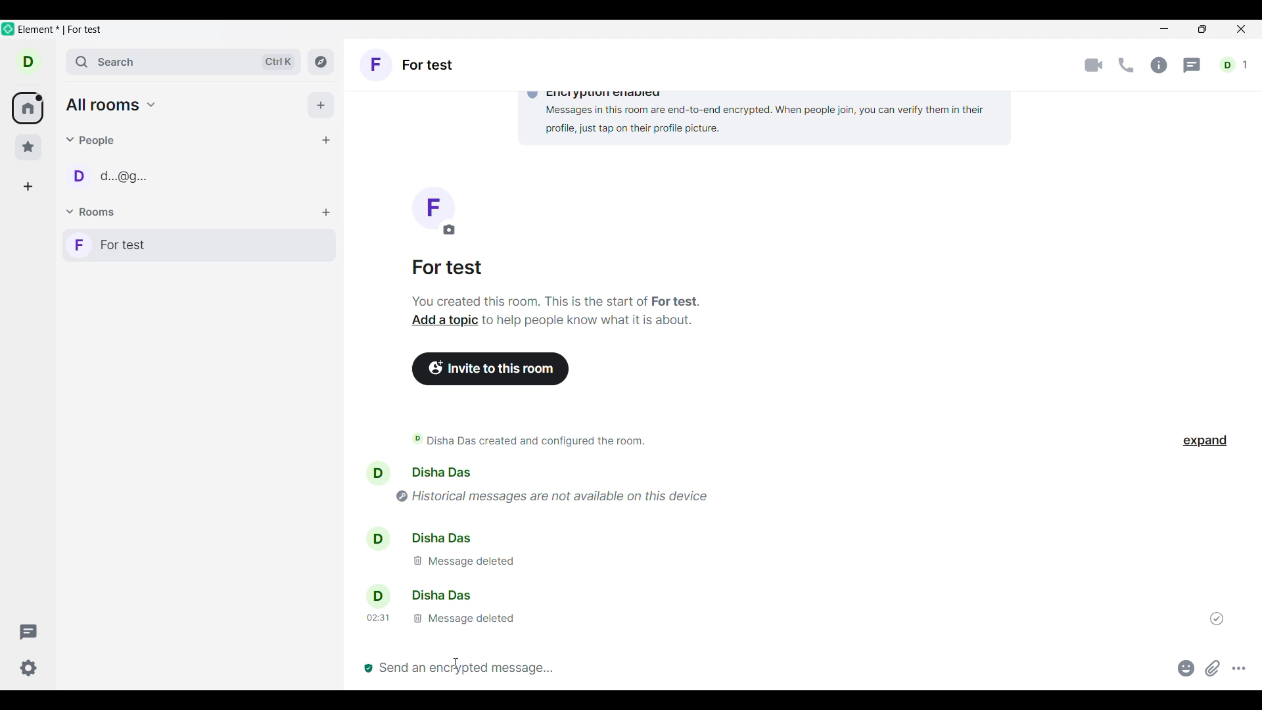 The height and width of the screenshot is (710, 1262). I want to click on everyone in this room is verified, so click(367, 667).